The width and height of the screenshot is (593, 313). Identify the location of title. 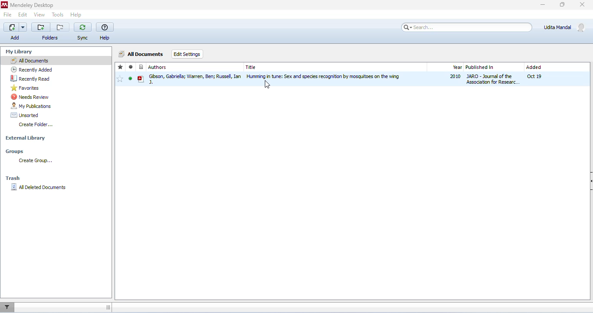
(251, 68).